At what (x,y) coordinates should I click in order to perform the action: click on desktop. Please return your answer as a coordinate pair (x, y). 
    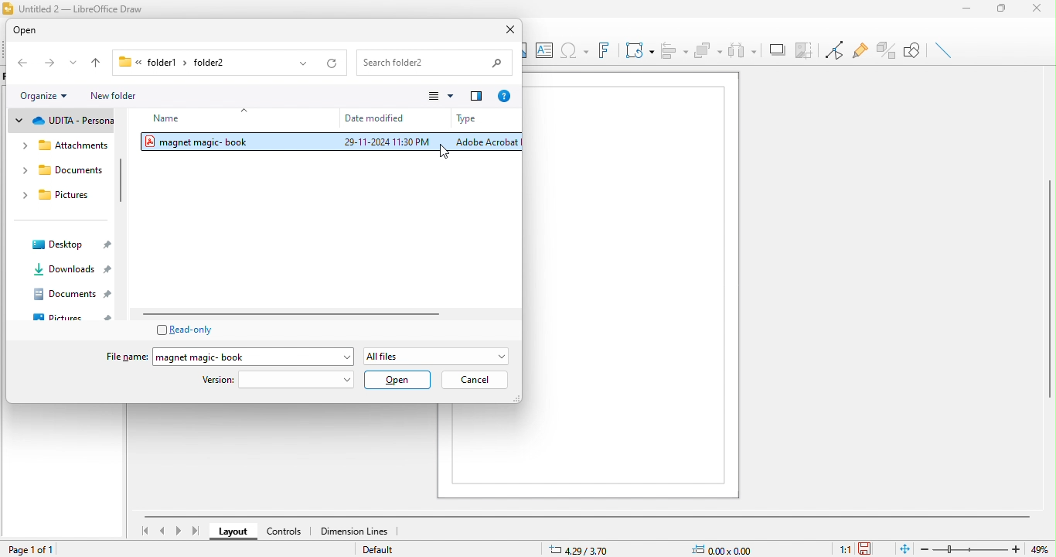
    Looking at the image, I should click on (71, 244).